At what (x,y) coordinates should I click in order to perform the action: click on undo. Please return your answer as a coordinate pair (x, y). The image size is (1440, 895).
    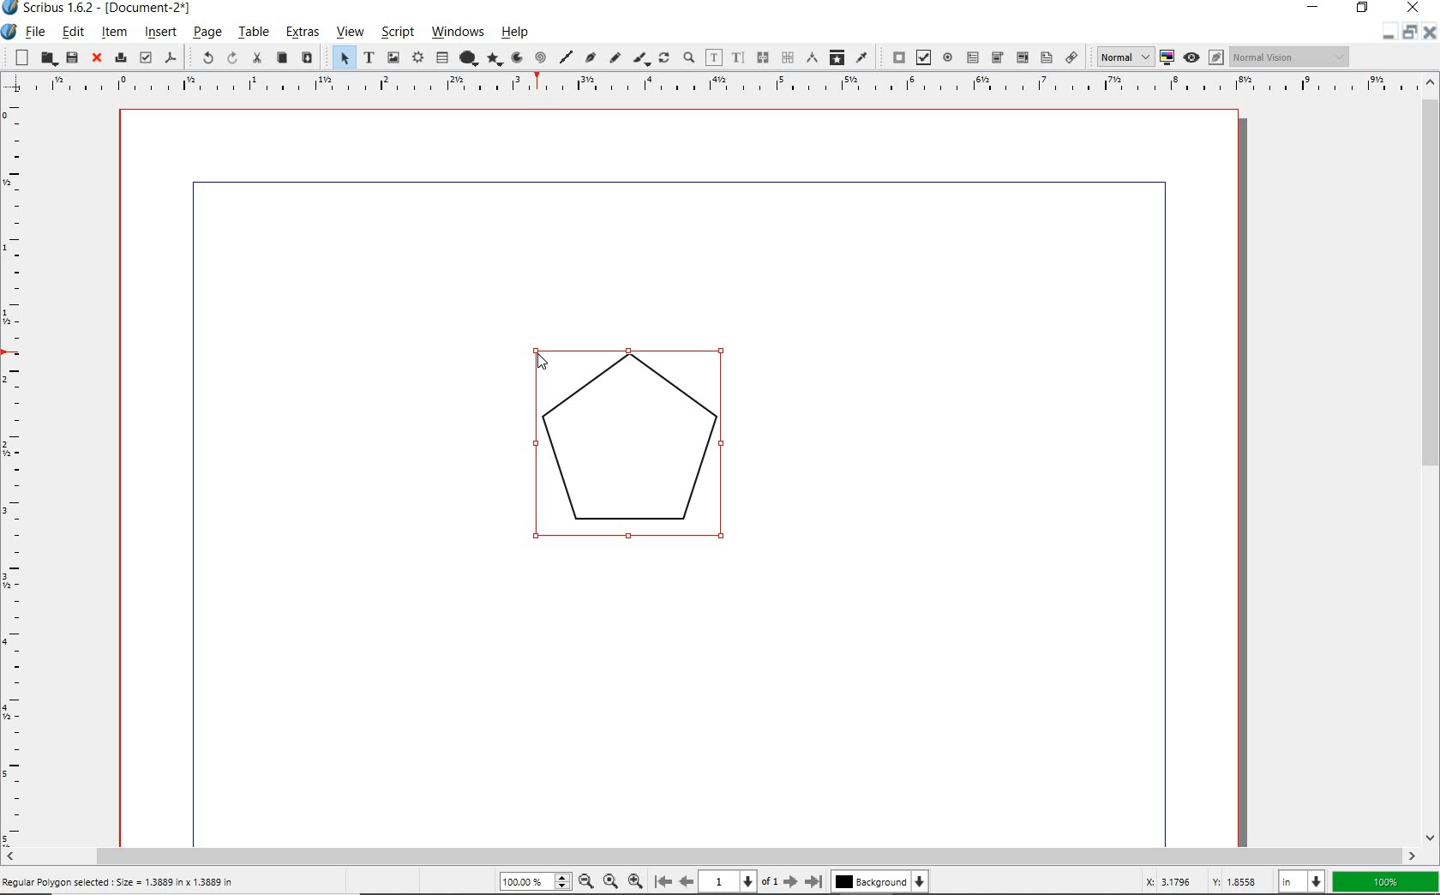
    Looking at the image, I should click on (201, 57).